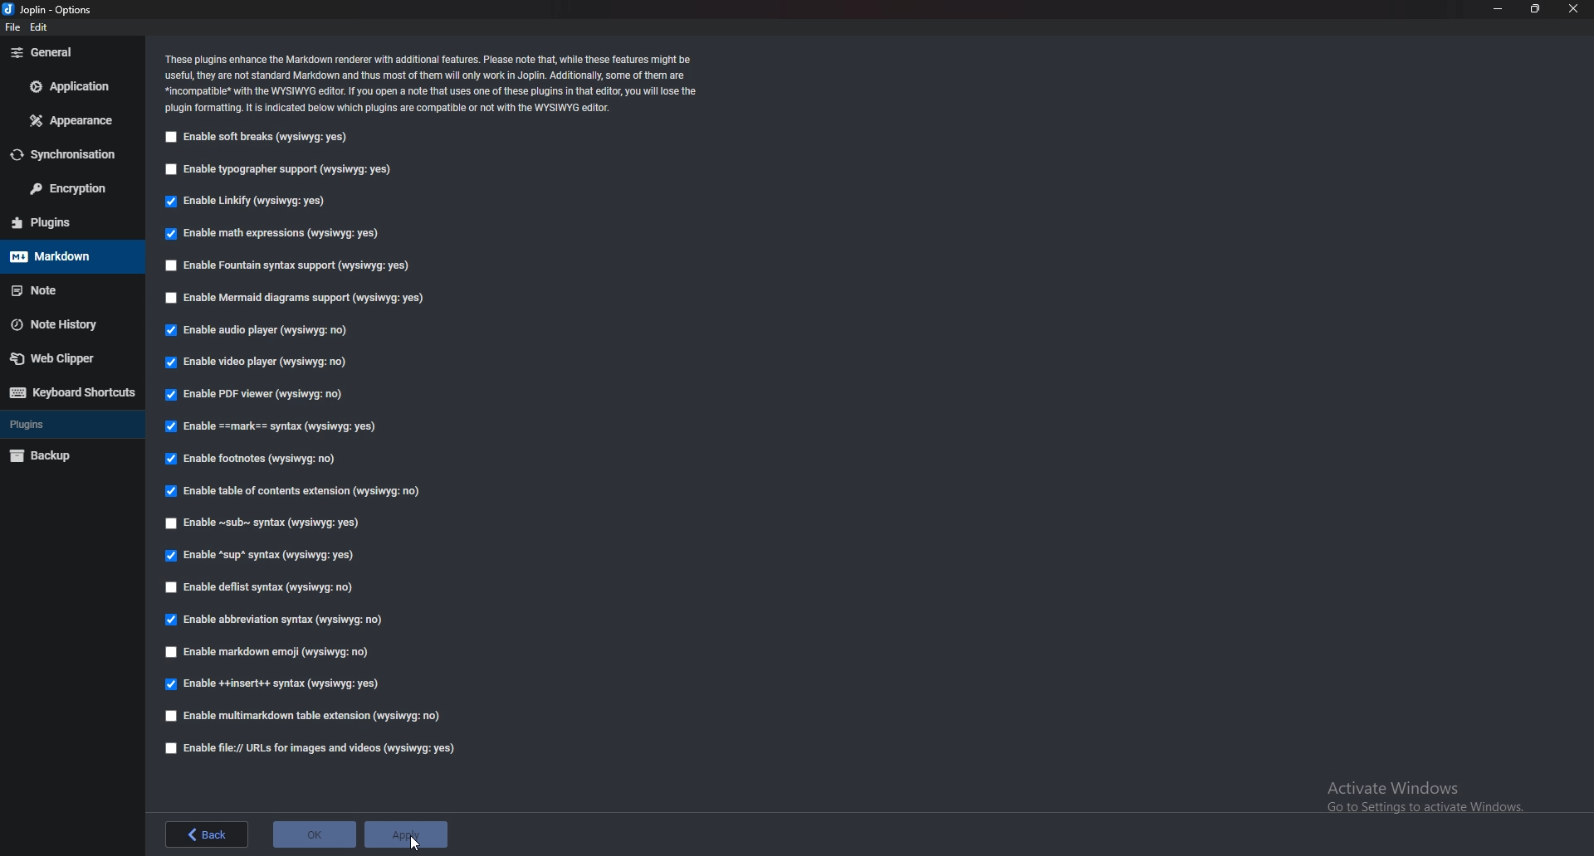 The width and height of the screenshot is (1594, 856). I want to click on enable deflist syntax, so click(264, 589).